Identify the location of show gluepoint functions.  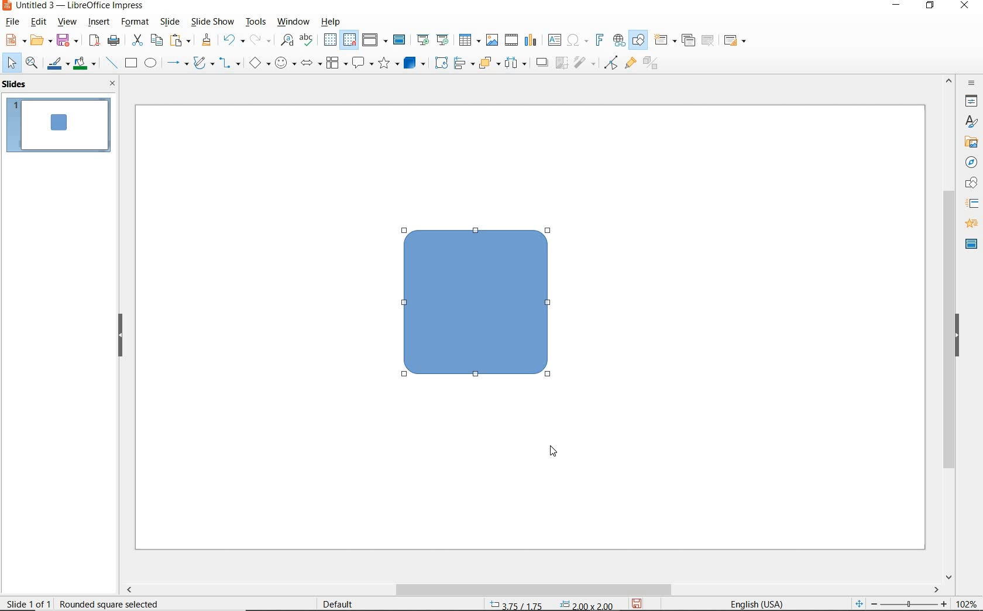
(630, 64).